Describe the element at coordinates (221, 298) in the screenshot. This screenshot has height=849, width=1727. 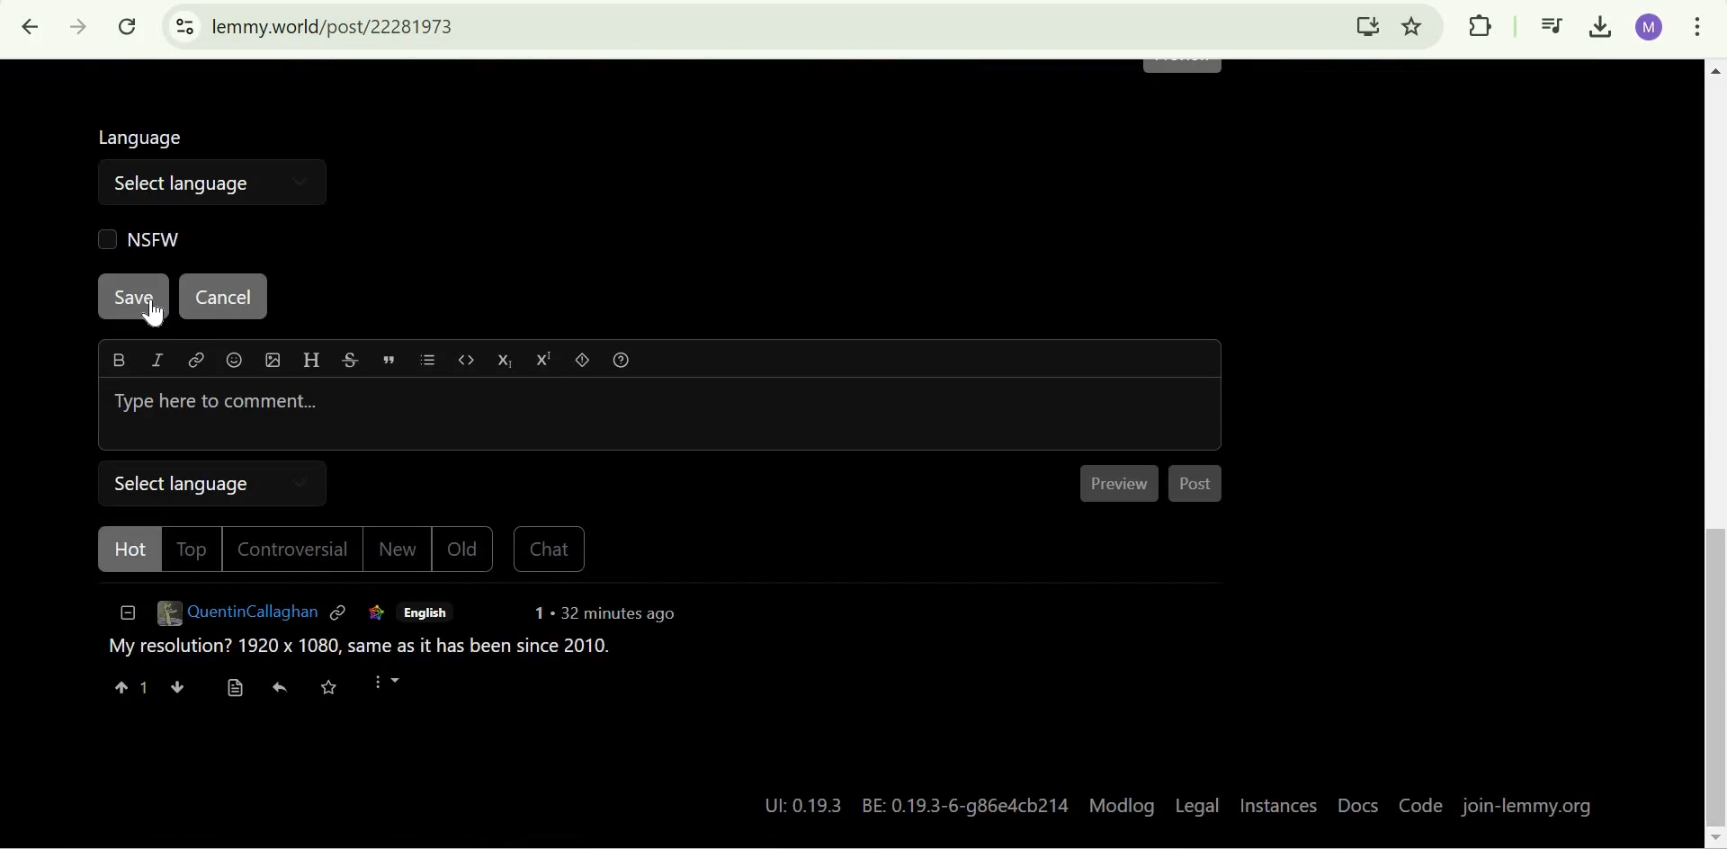
I see `Cancel` at that location.